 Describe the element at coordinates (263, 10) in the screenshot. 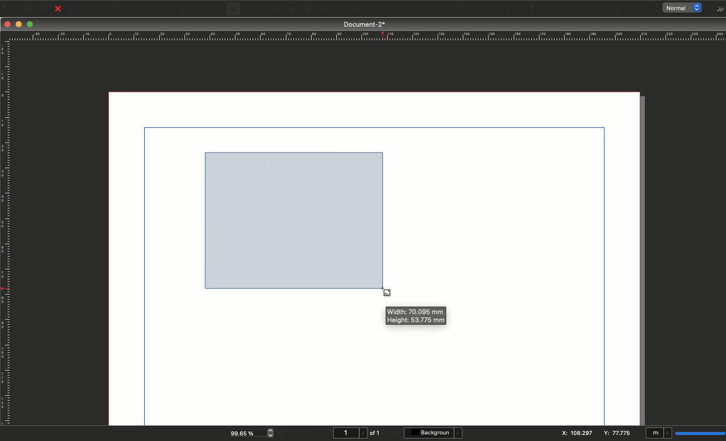

I see `Table` at that location.